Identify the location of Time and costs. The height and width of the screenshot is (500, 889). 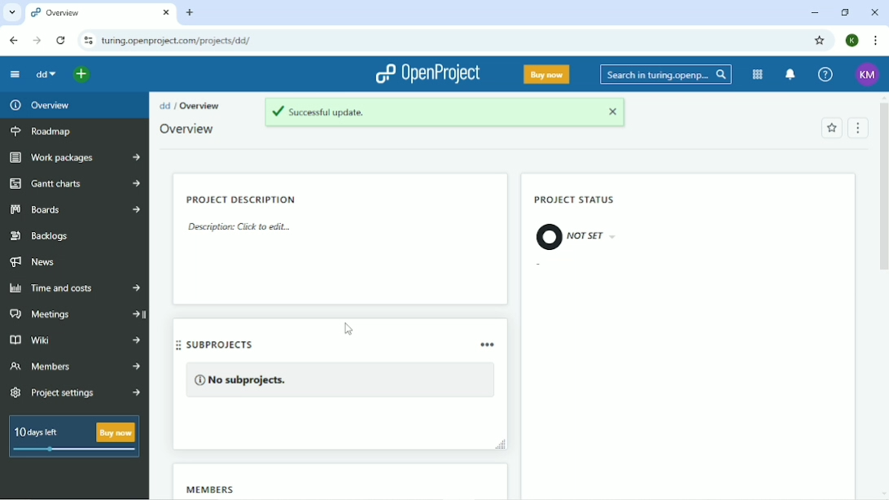
(76, 288).